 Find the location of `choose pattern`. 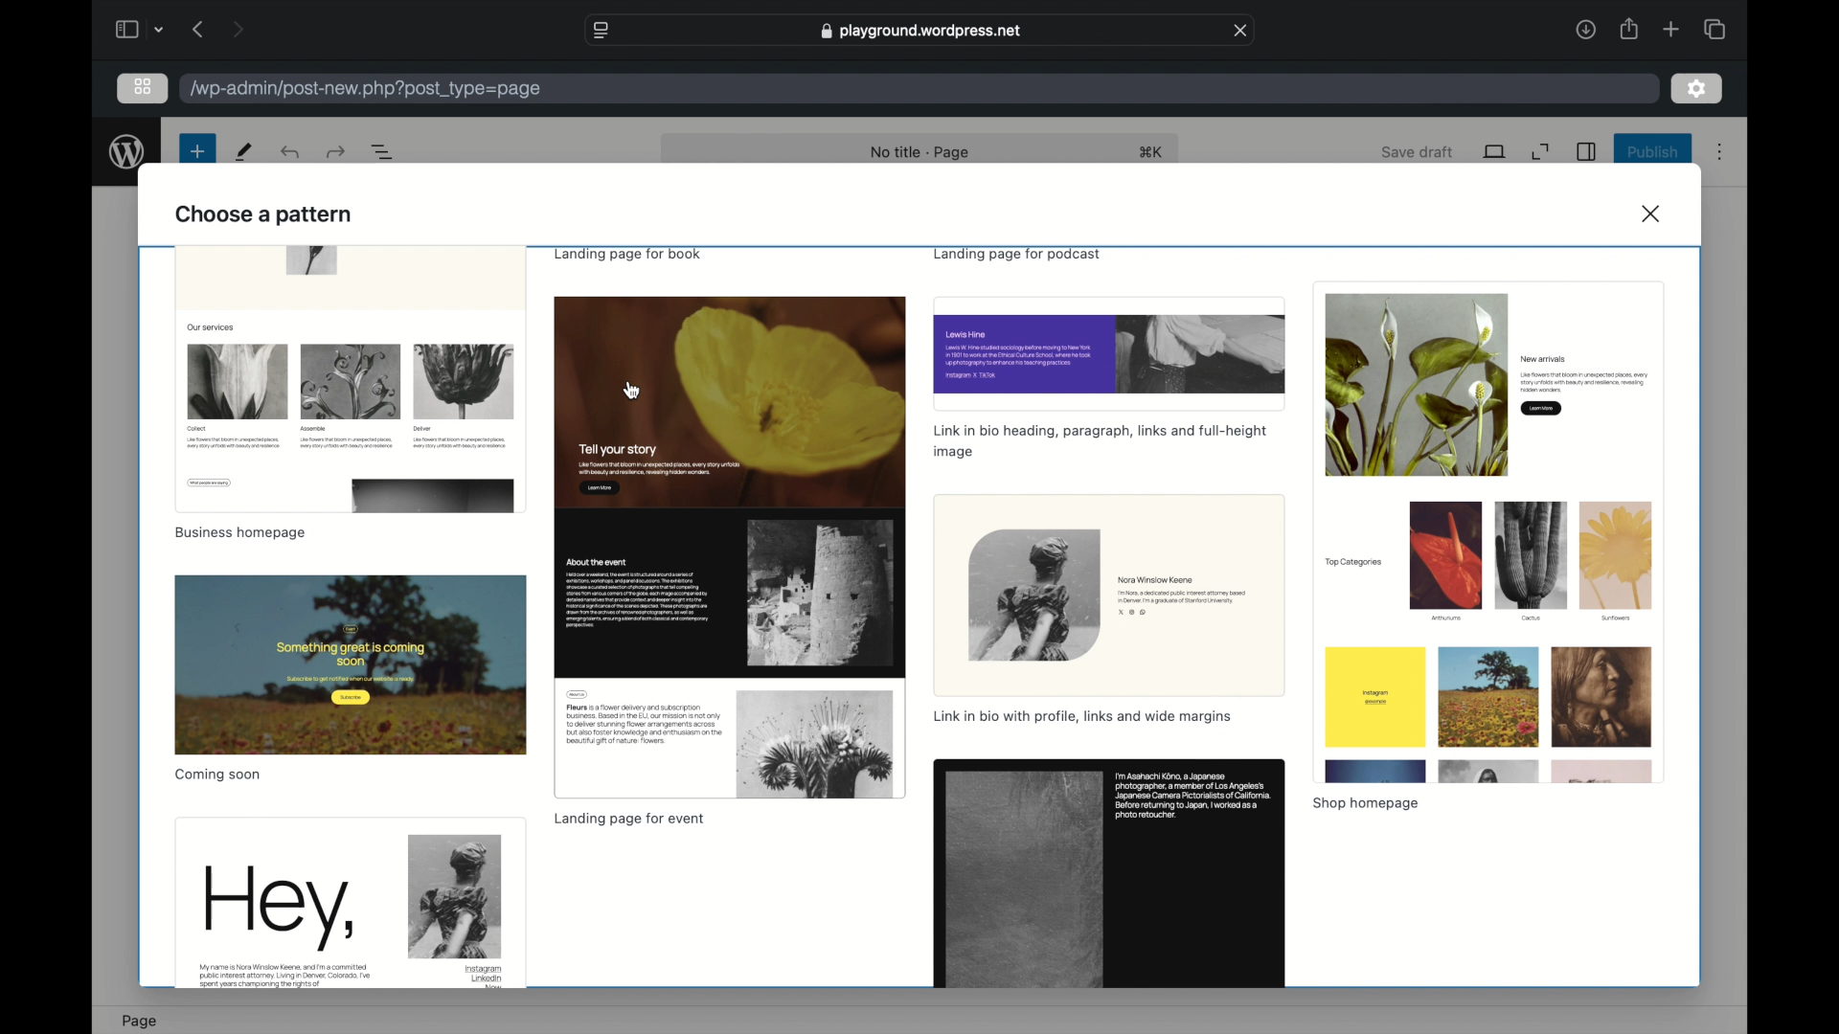

choose pattern is located at coordinates (264, 214).